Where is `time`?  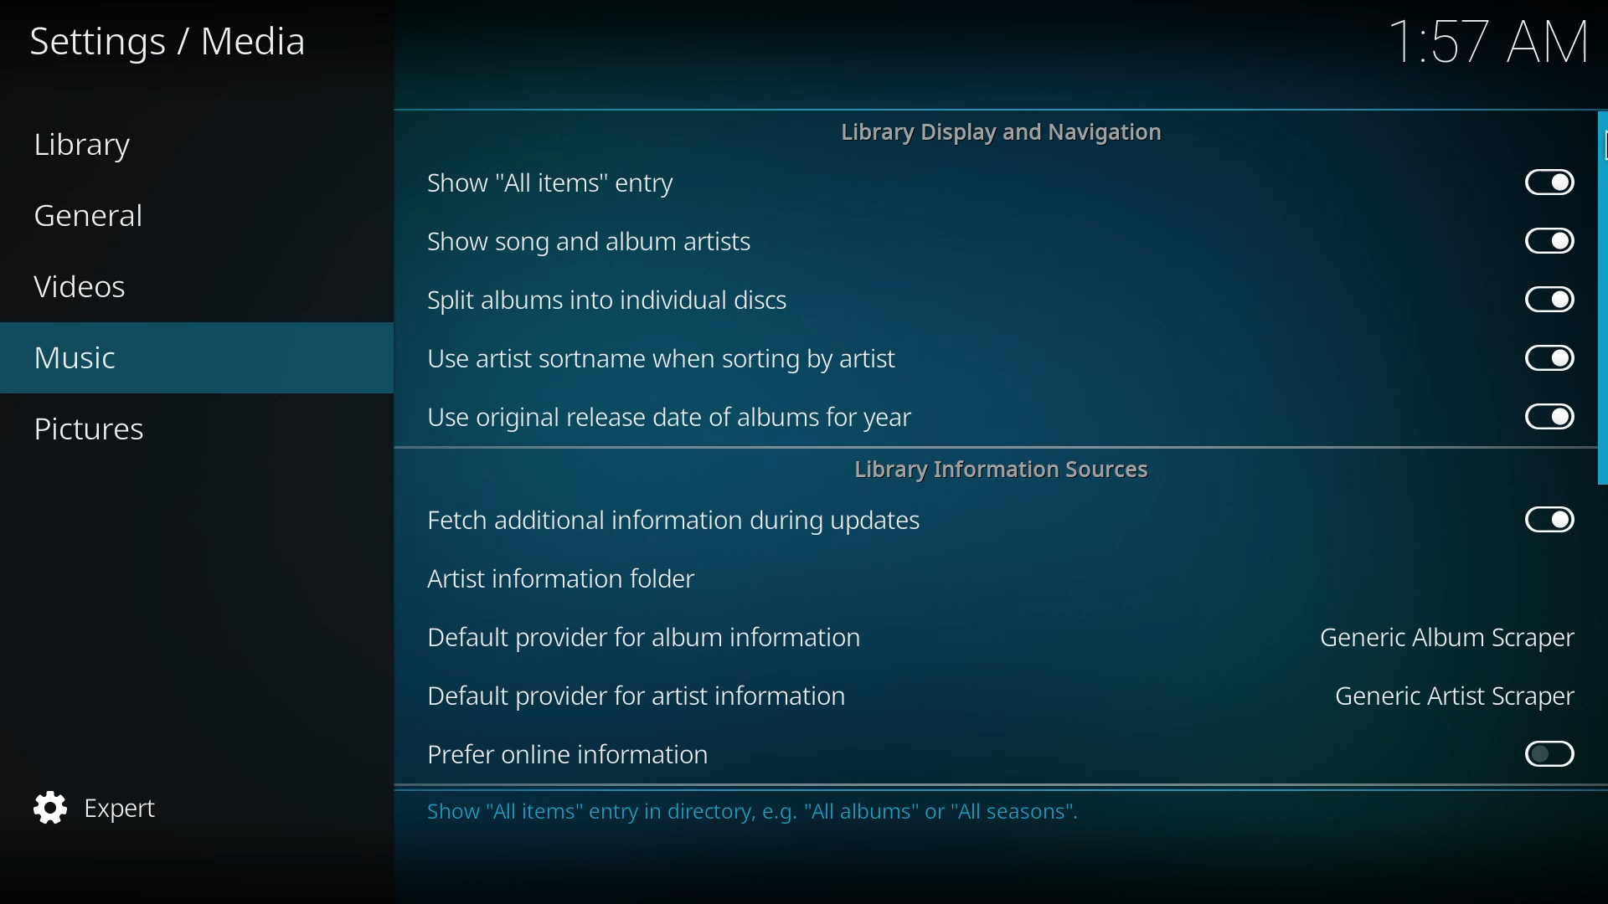 time is located at coordinates (1491, 44).